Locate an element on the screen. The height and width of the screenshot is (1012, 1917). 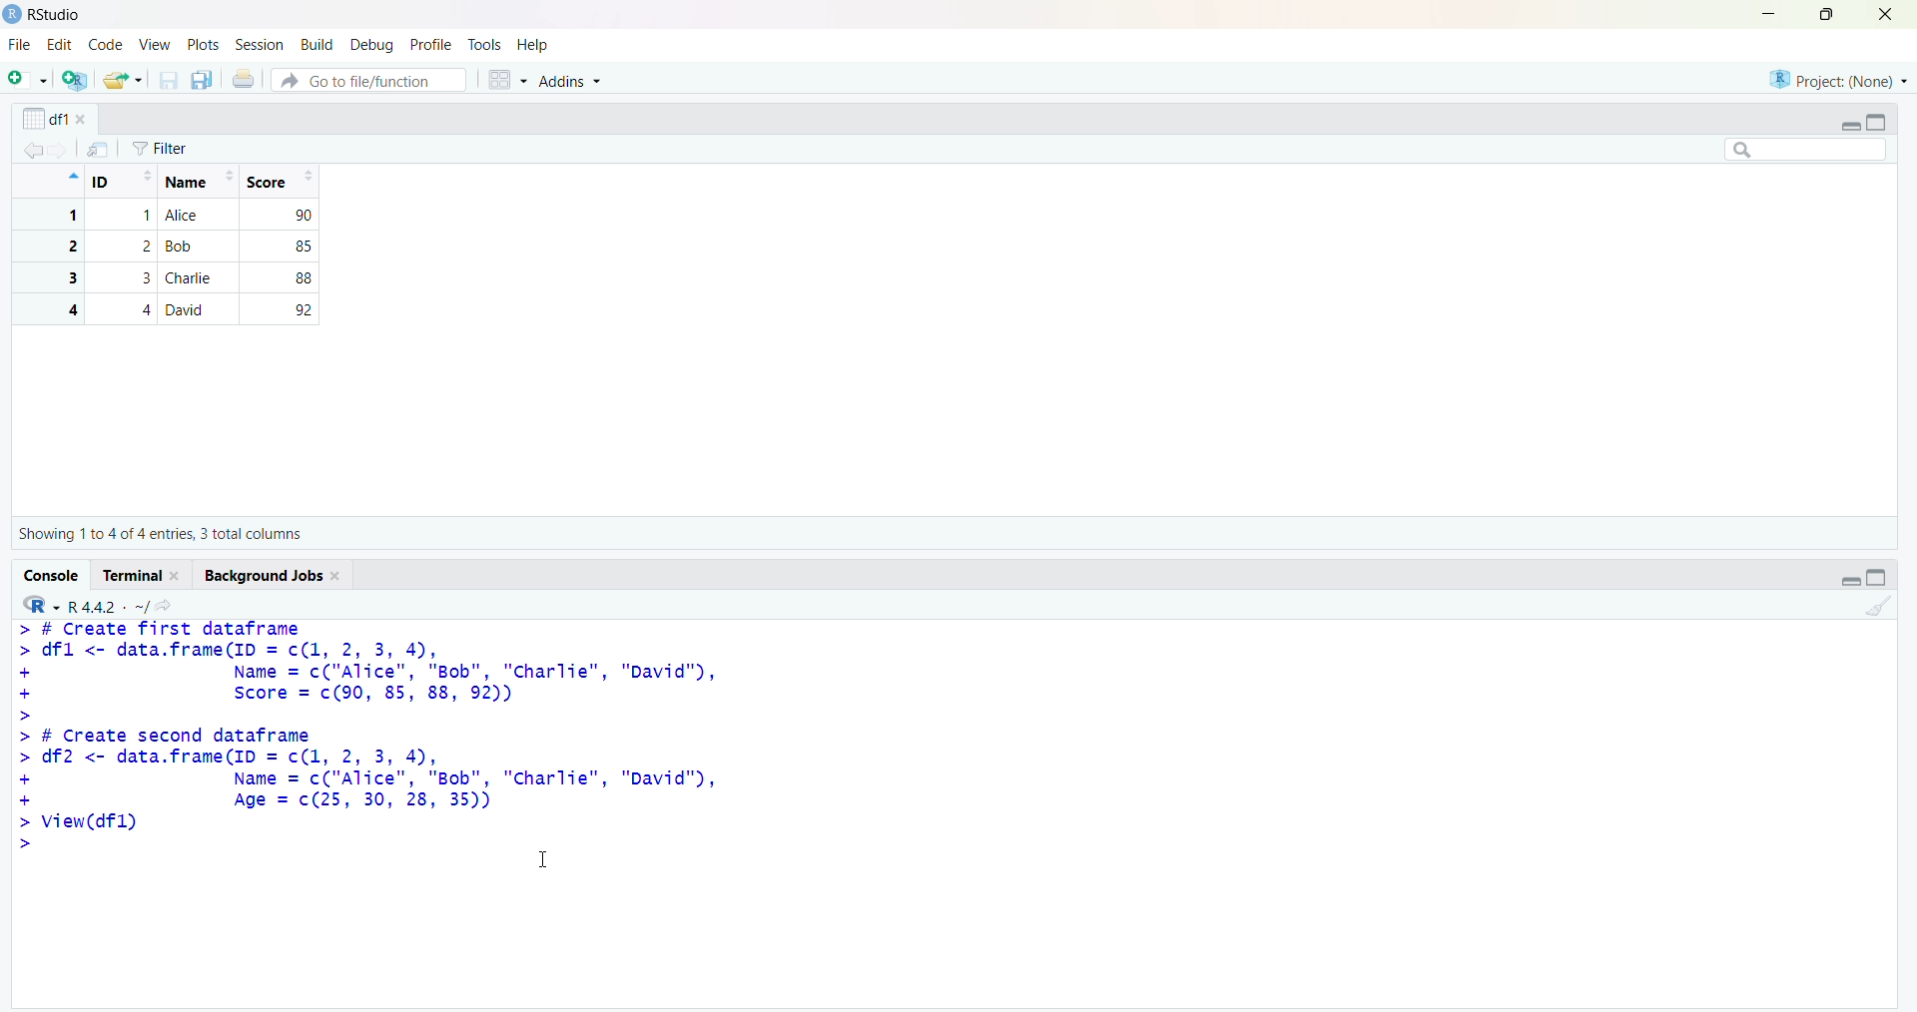
minimise is located at coordinates (1769, 13).